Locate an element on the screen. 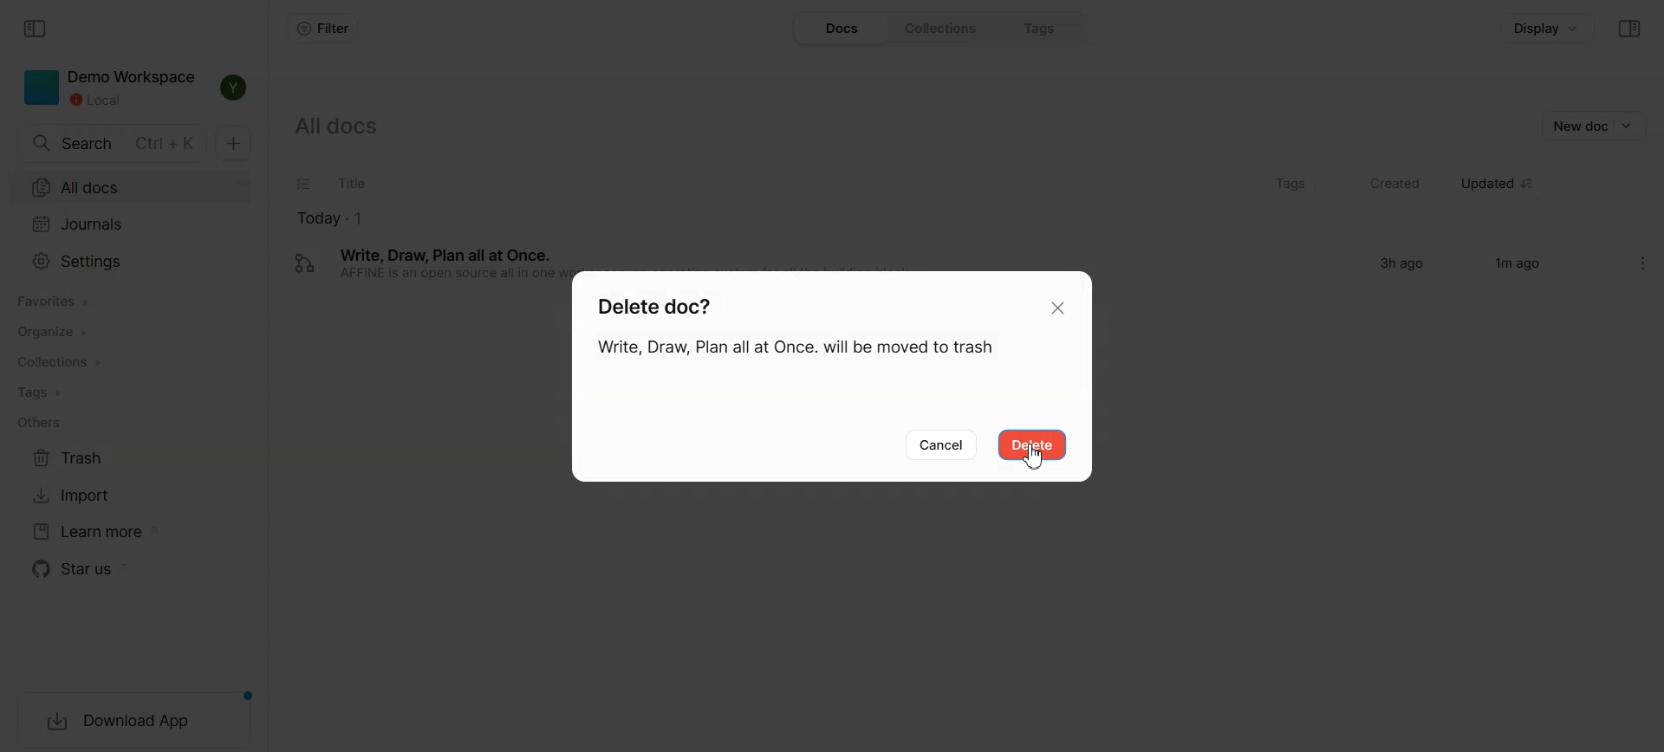 Image resolution: width=1664 pixels, height=752 pixels. More setting is located at coordinates (1648, 263).